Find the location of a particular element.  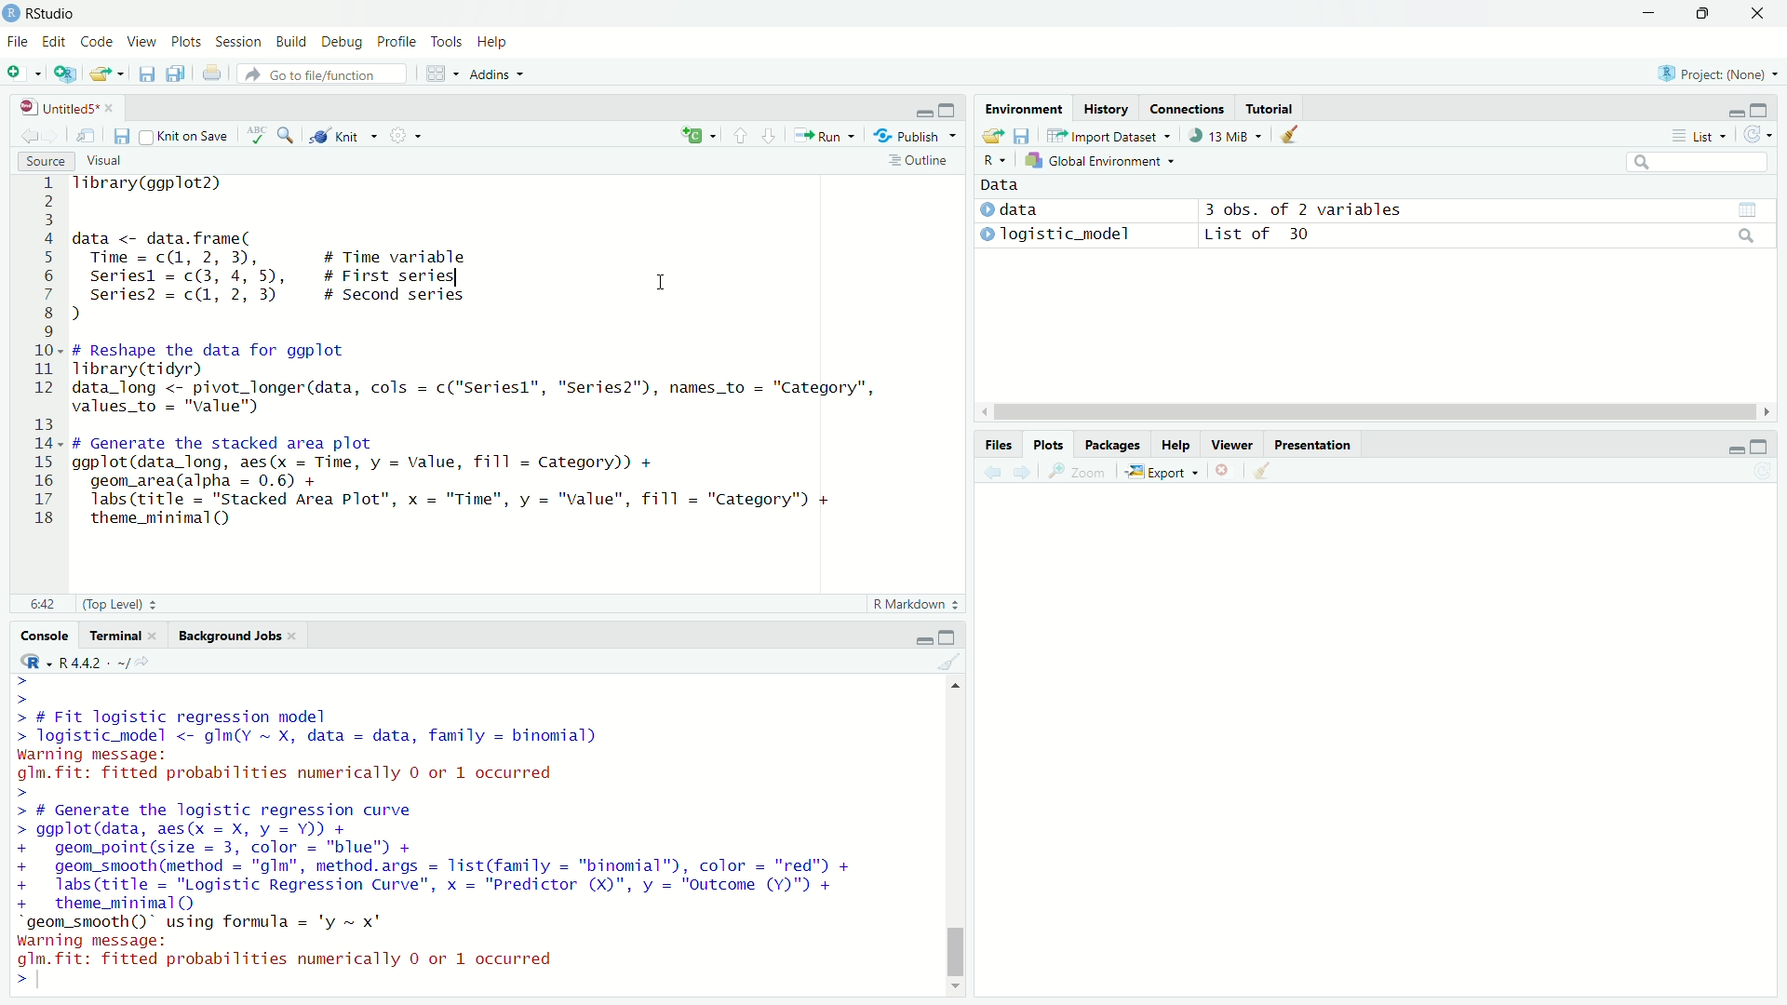

save is located at coordinates (119, 137).